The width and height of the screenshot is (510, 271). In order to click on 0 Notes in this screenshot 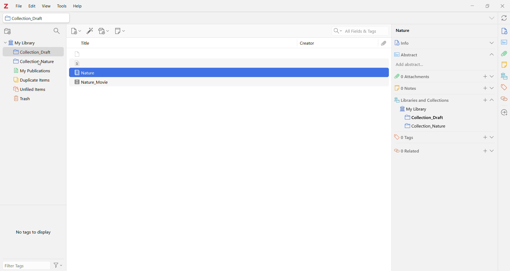, I will do `click(424, 88)`.